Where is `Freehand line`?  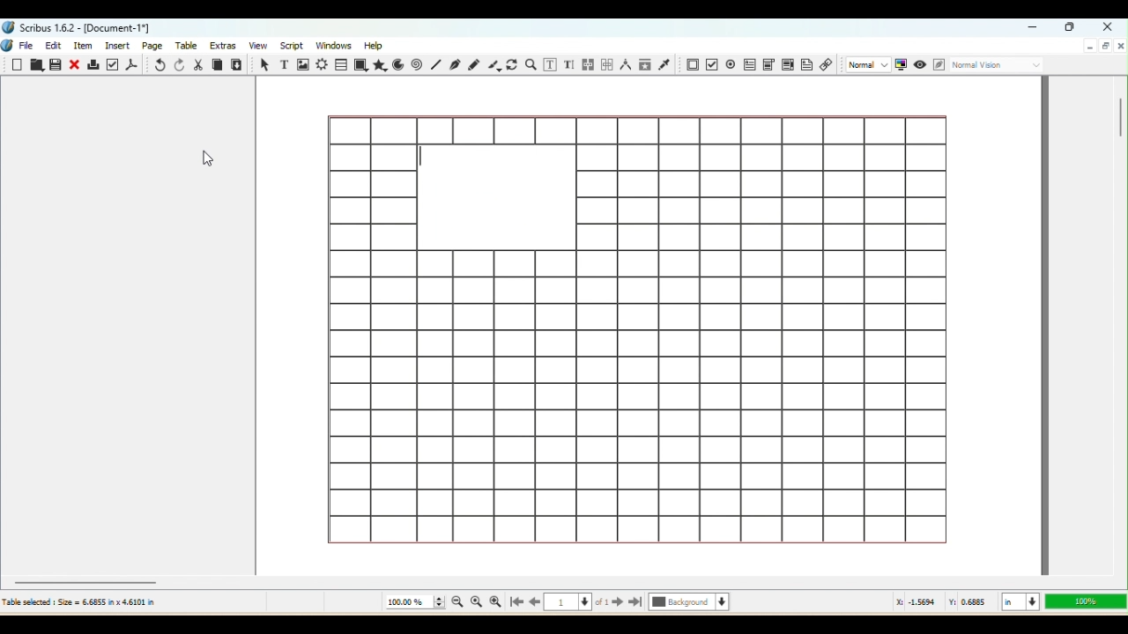
Freehand line is located at coordinates (473, 63).